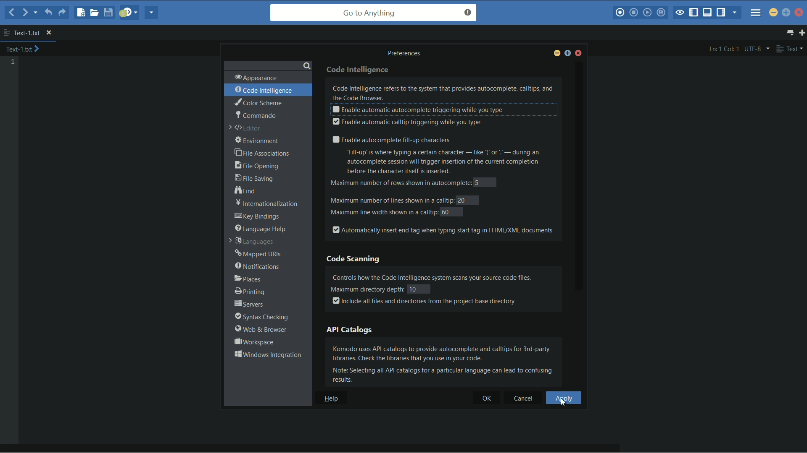 This screenshot has width=807, height=453. What do you see at coordinates (62, 14) in the screenshot?
I see `redo` at bounding box center [62, 14].